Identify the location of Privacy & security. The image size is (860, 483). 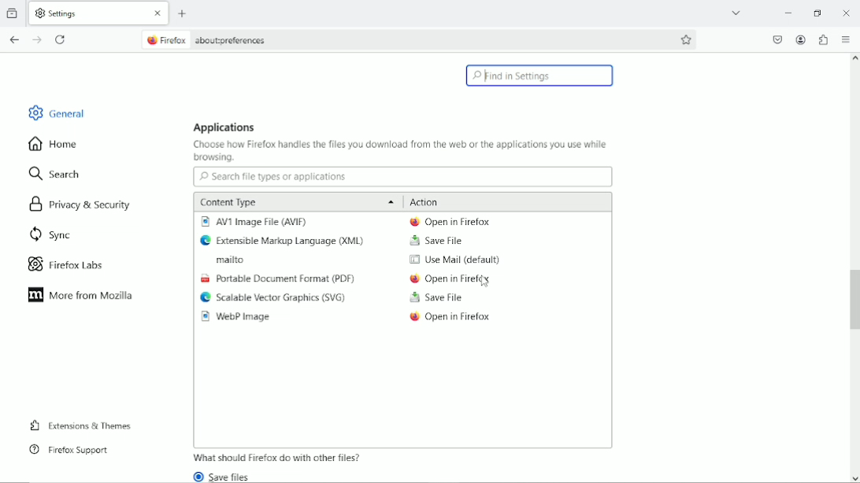
(83, 207).